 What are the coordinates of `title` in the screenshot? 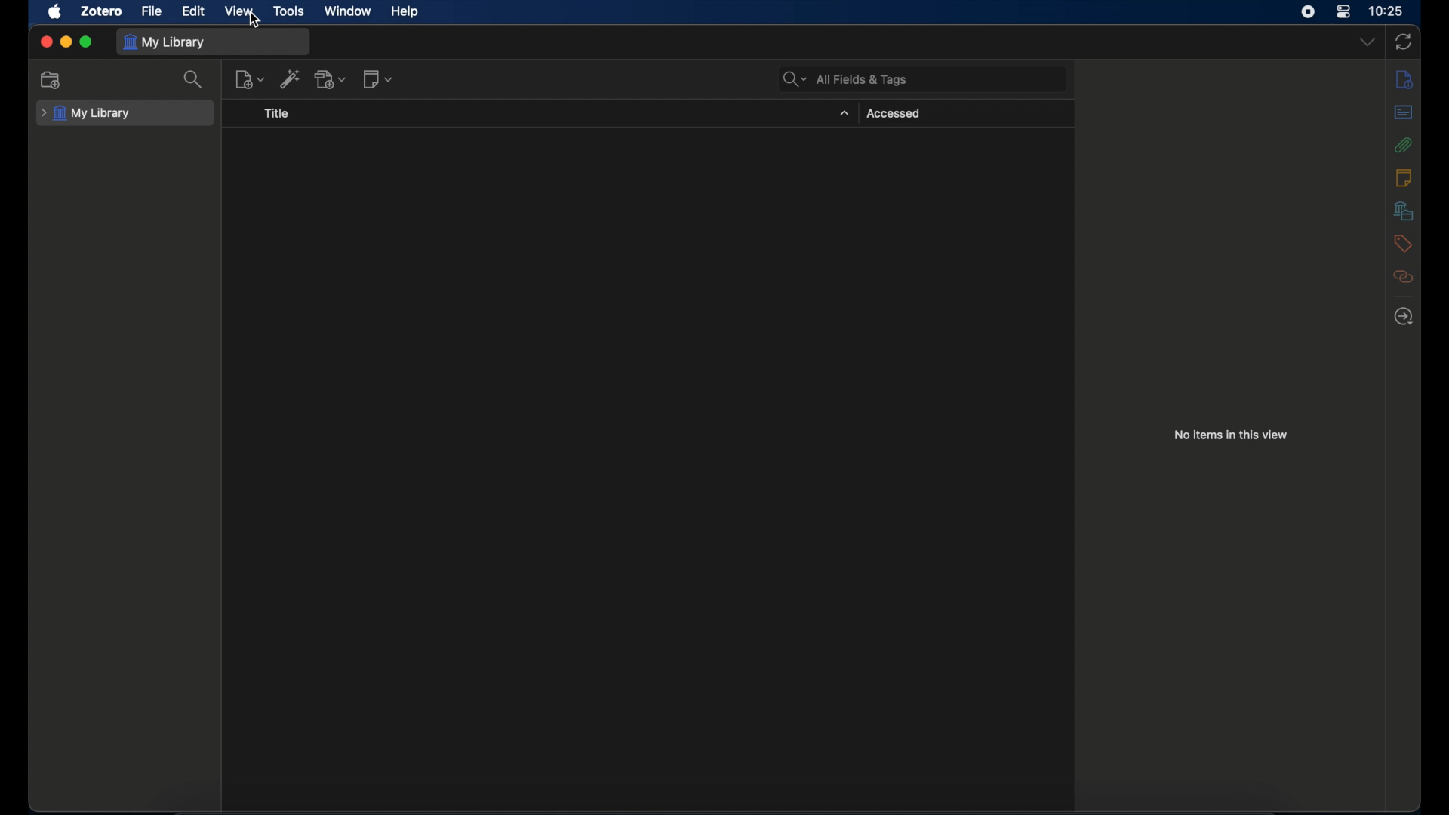 It's located at (277, 114).